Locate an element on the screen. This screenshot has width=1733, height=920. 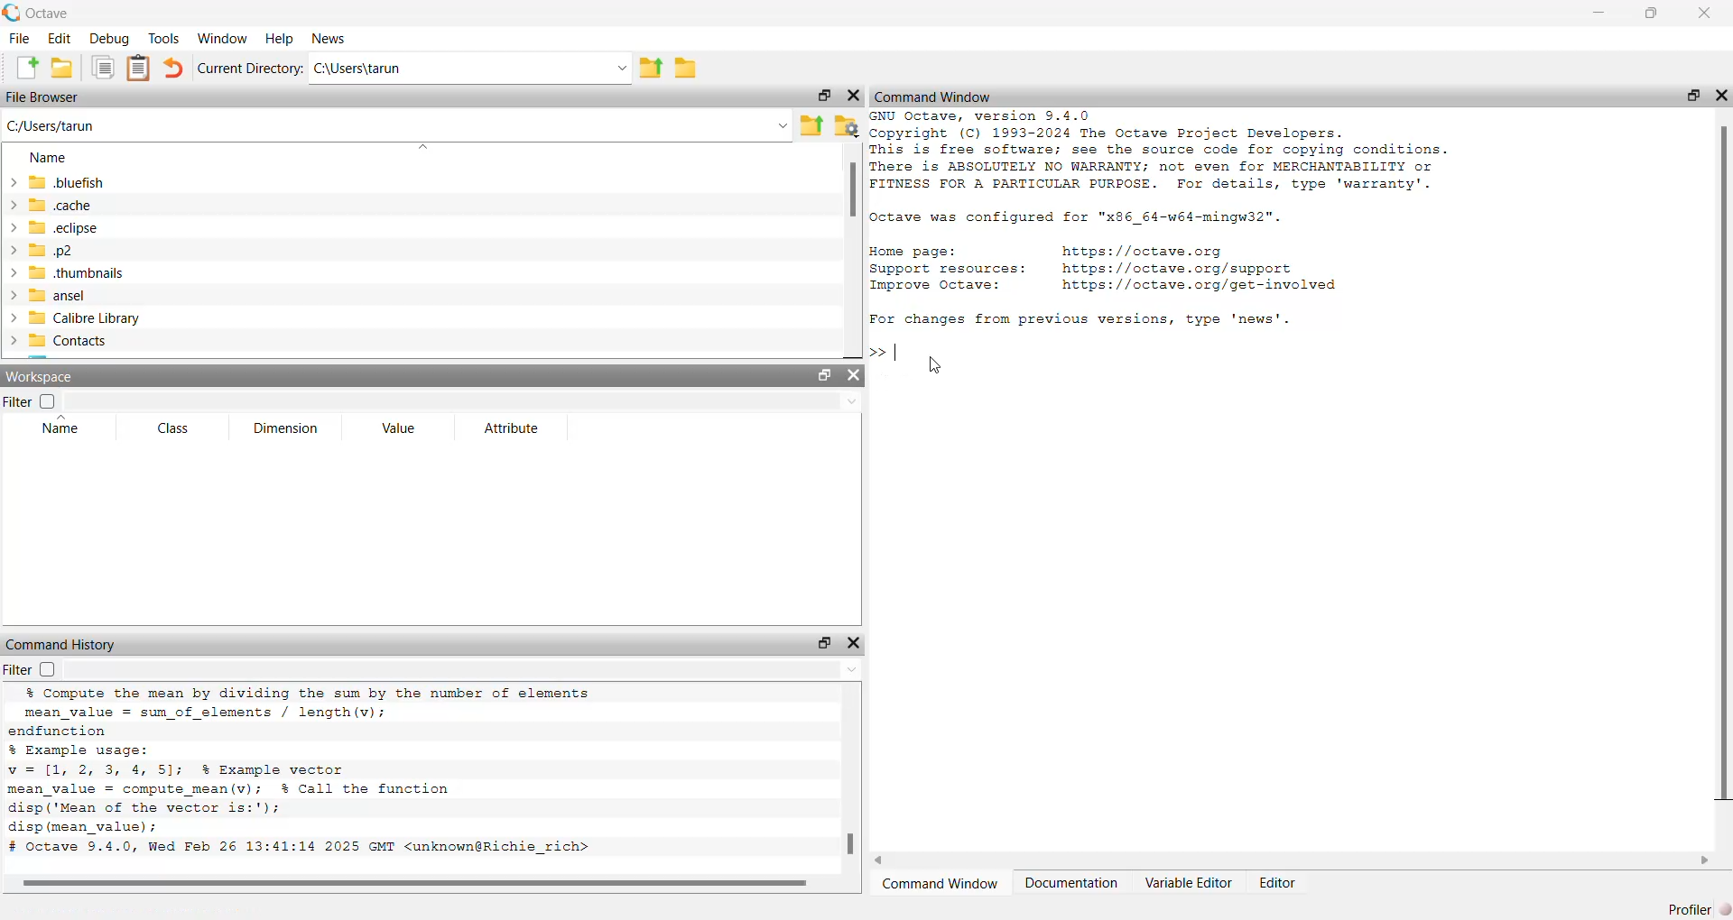
Command Window is located at coordinates (935, 97).